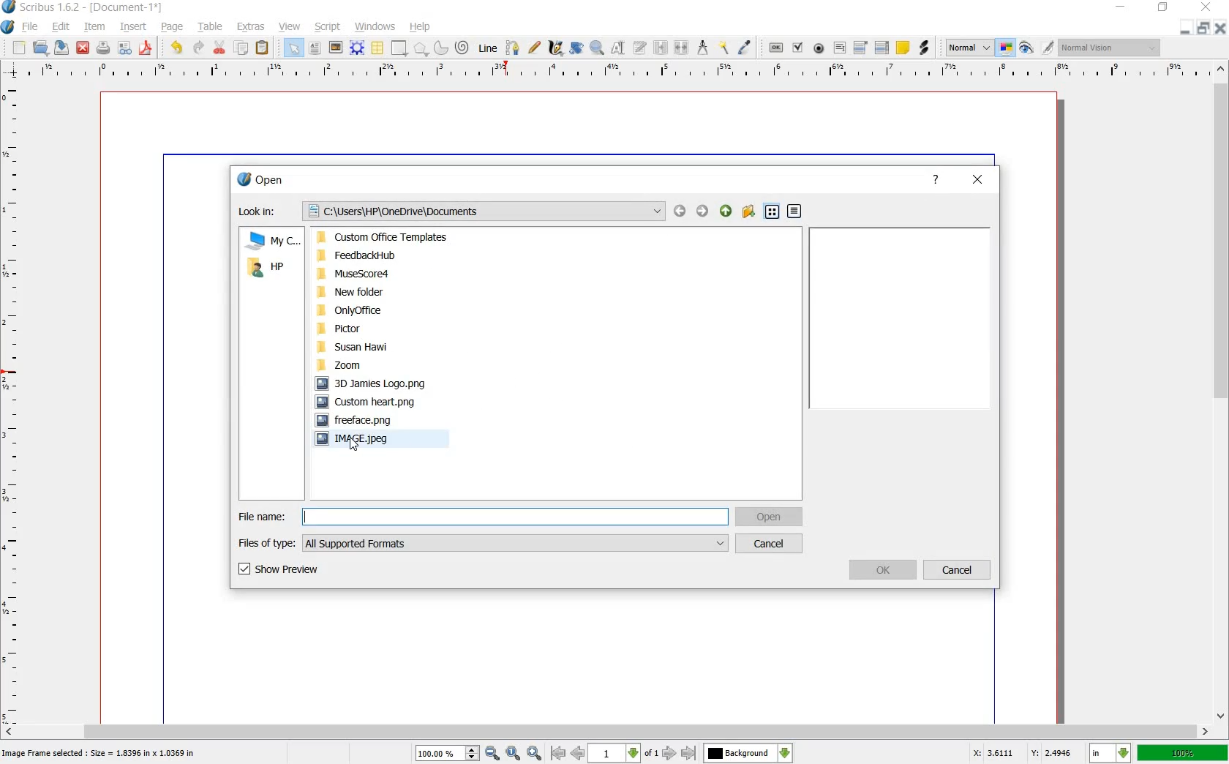 The width and height of the screenshot is (1229, 764). What do you see at coordinates (326, 26) in the screenshot?
I see `script` at bounding box center [326, 26].